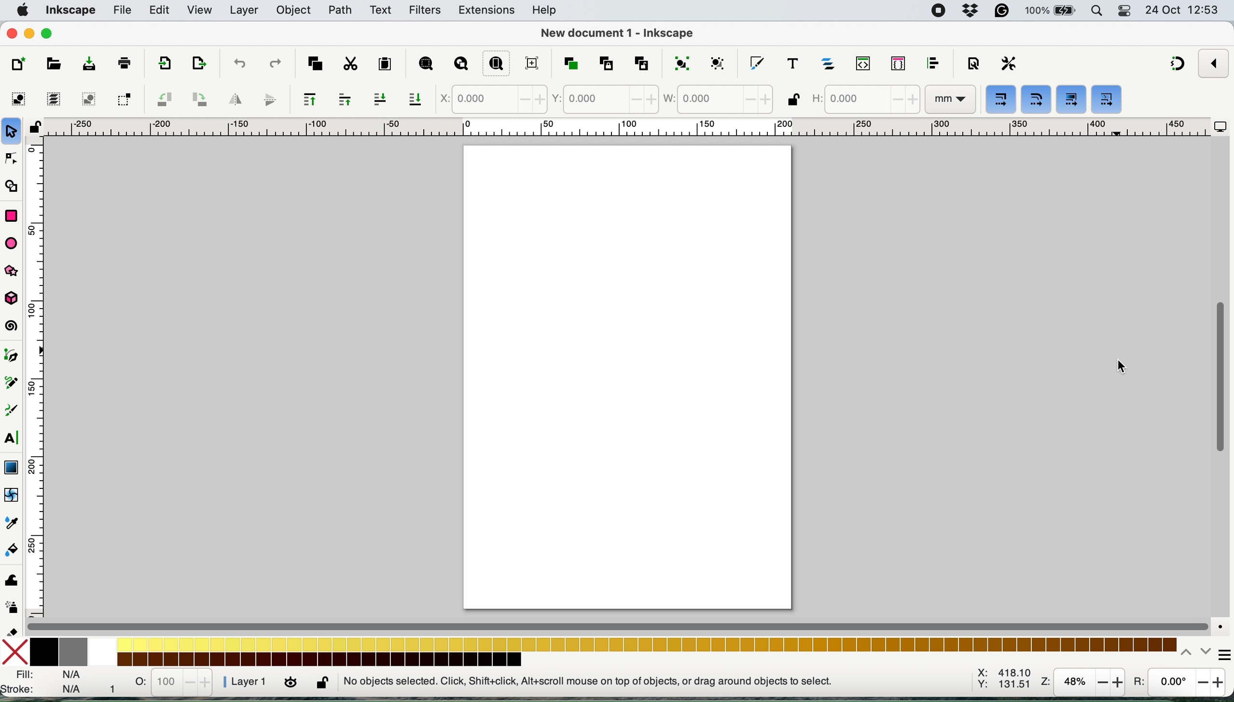 The height and width of the screenshot is (702, 1234). What do you see at coordinates (1177, 680) in the screenshot?
I see `rotations` at bounding box center [1177, 680].